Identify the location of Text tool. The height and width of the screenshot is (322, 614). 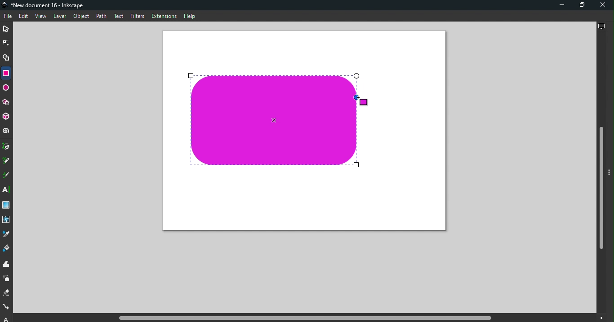
(7, 190).